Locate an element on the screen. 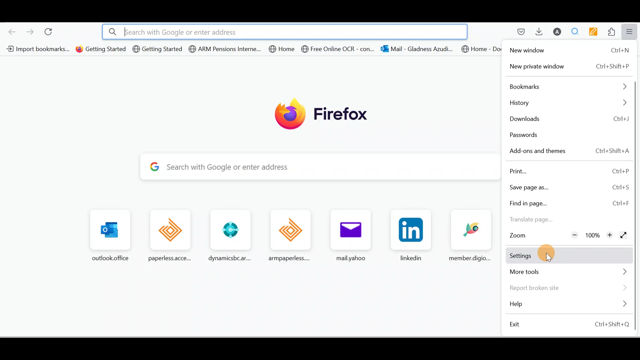 The image size is (640, 360). Find in page                Ctrl+P is located at coordinates (567, 203).